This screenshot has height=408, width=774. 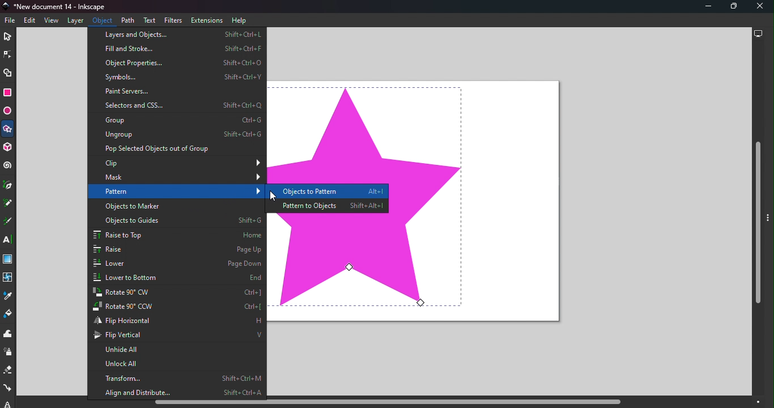 What do you see at coordinates (7, 94) in the screenshot?
I see `Rectangle tool` at bounding box center [7, 94].